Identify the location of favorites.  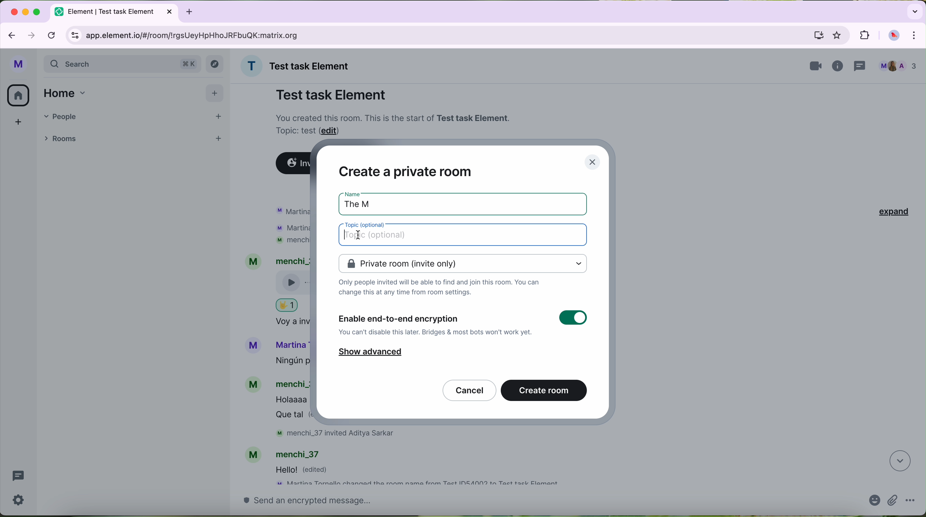
(839, 36).